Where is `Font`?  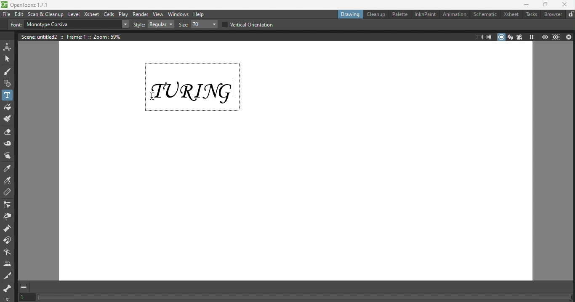 Font is located at coordinates (15, 24).